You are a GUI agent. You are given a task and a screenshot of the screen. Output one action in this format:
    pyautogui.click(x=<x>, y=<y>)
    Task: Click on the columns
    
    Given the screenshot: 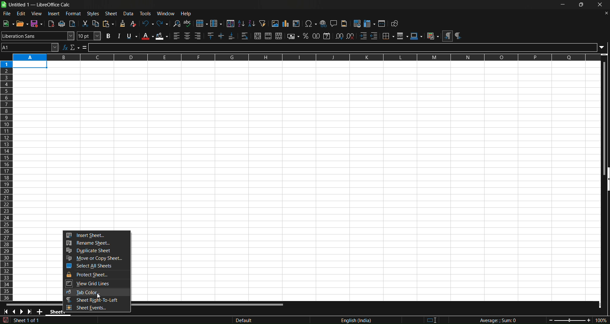 What is the action you would take?
    pyautogui.click(x=7, y=179)
    